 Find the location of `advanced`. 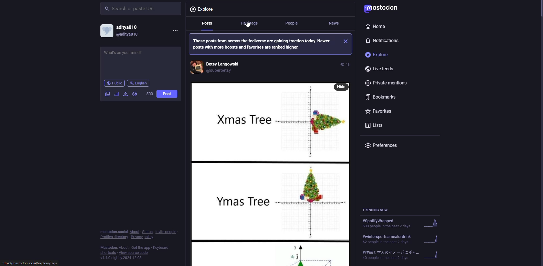

advanced is located at coordinates (126, 94).